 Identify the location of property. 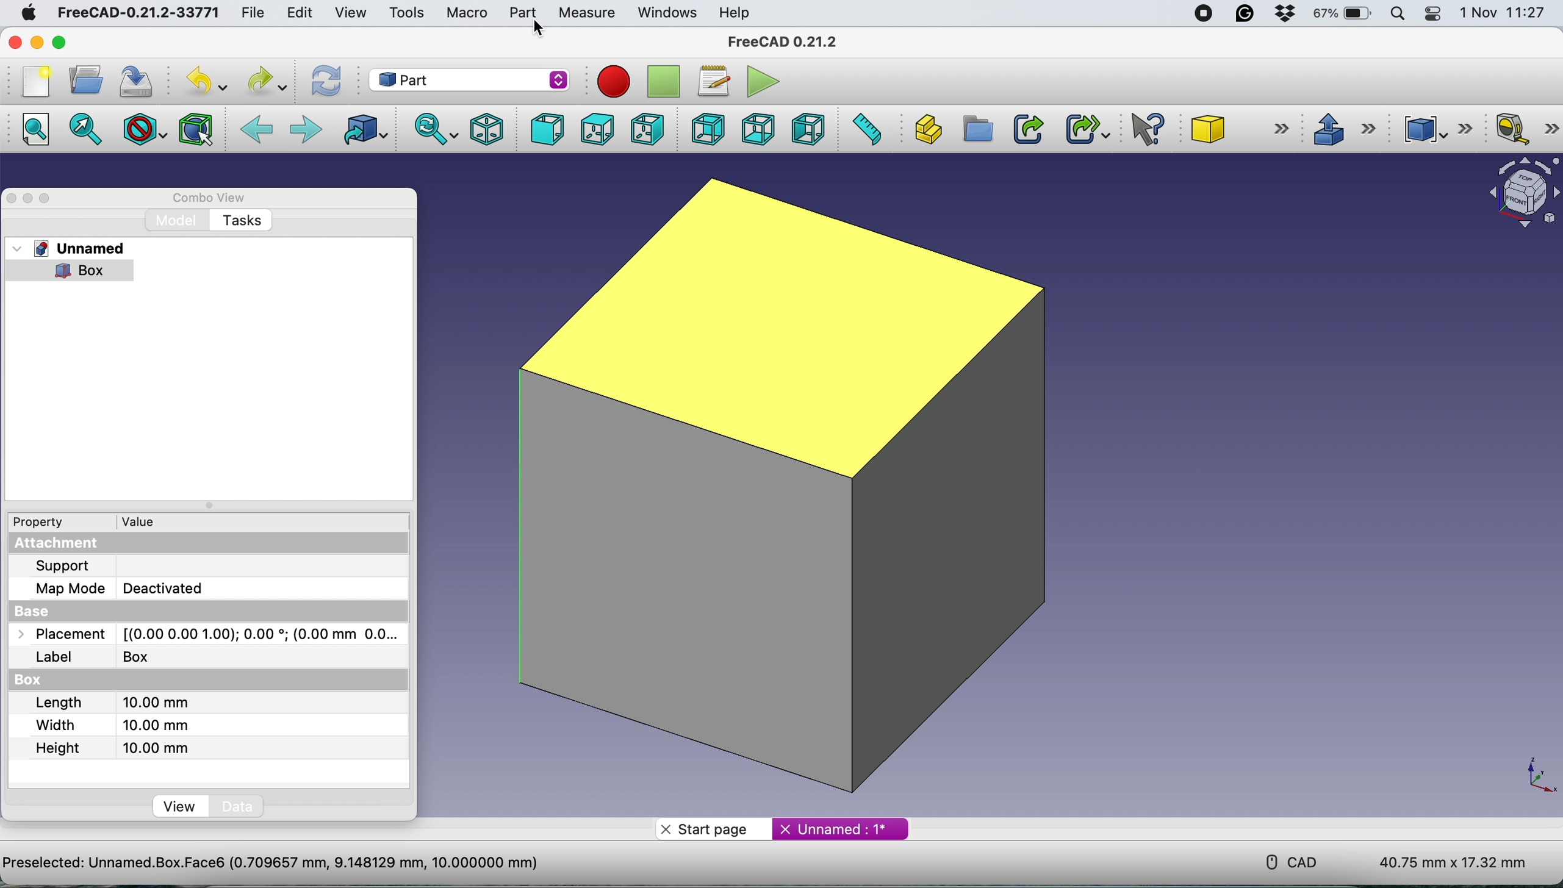
(47, 523).